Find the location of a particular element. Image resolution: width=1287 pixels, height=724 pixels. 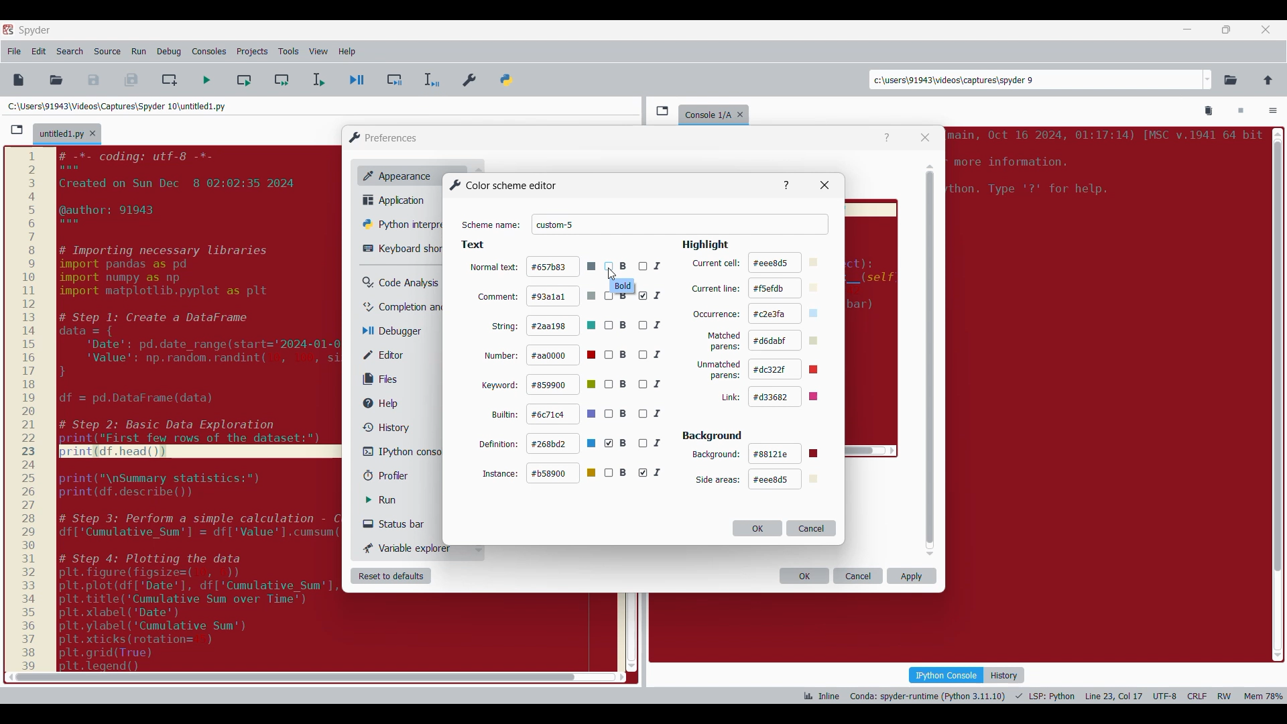

Variable explorer is located at coordinates (408, 548).